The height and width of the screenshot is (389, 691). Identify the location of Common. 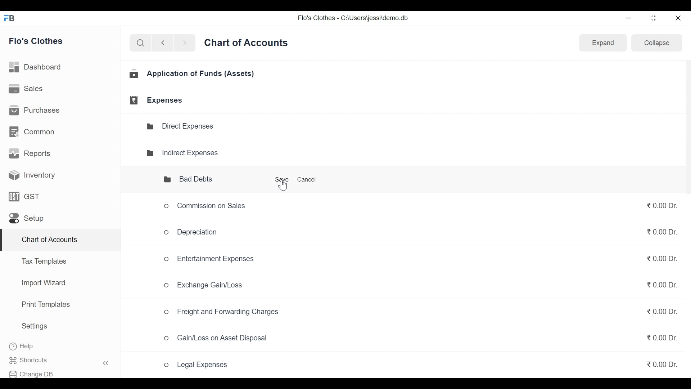
(33, 131).